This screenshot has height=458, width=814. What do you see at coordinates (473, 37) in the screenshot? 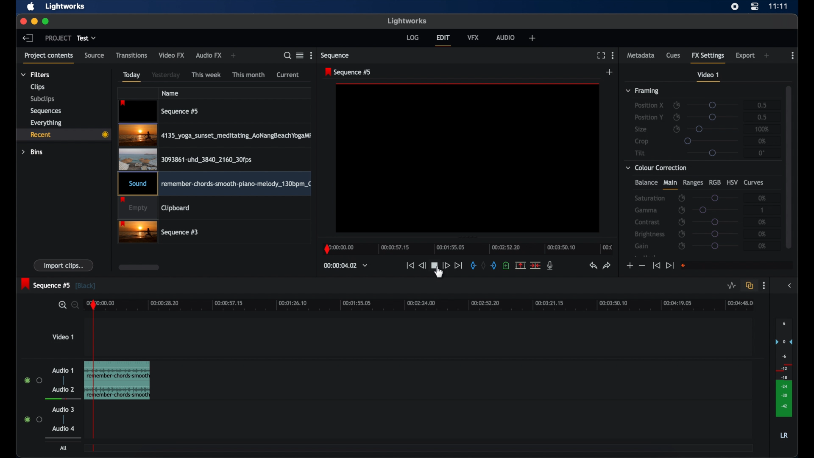
I see `vfx` at bounding box center [473, 37].